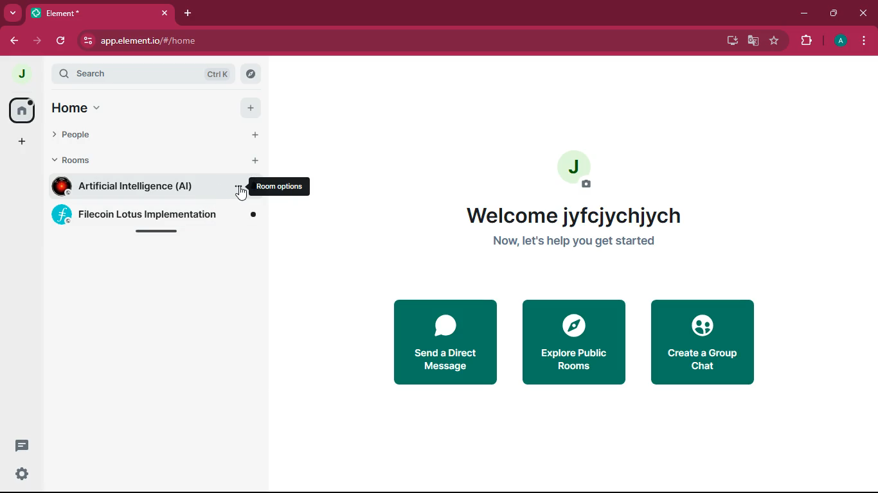 Image resolution: width=878 pixels, height=493 pixels. I want to click on welcome, so click(573, 215).